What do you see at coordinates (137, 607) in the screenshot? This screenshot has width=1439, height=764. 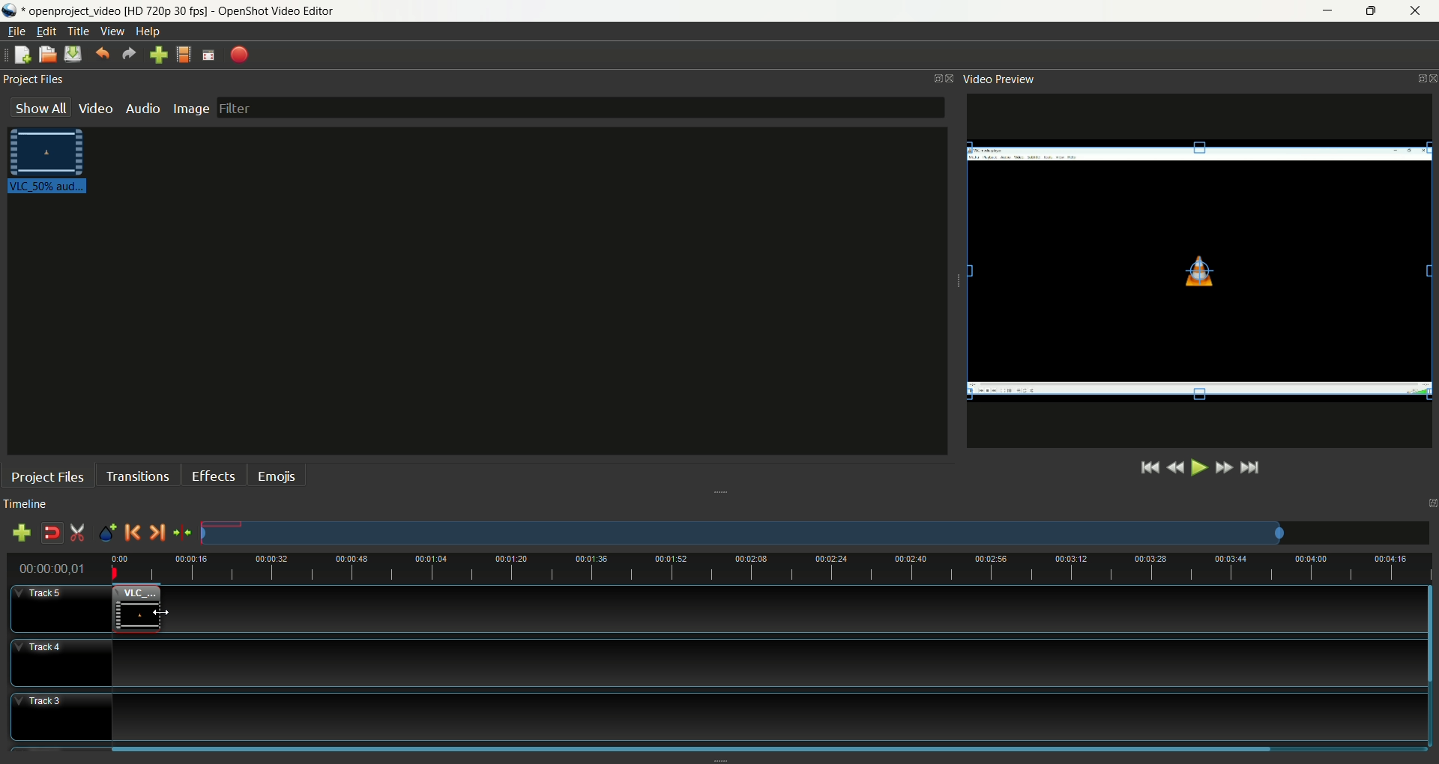 I see `video clip` at bounding box center [137, 607].